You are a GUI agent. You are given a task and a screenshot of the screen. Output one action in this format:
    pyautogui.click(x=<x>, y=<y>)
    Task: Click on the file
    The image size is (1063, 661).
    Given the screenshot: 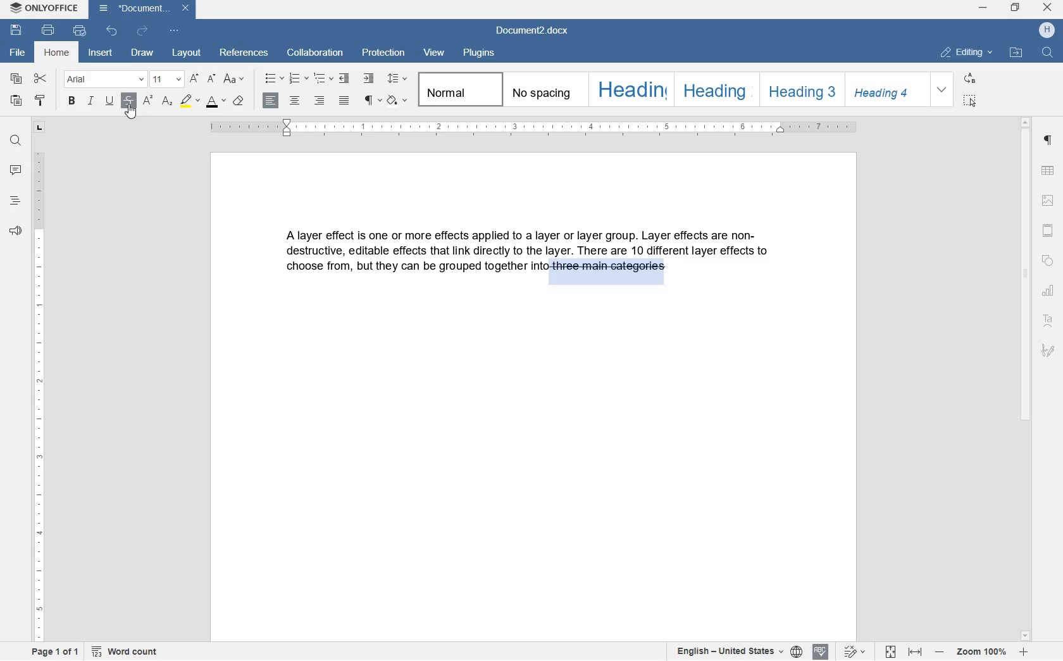 What is the action you would take?
    pyautogui.click(x=16, y=53)
    